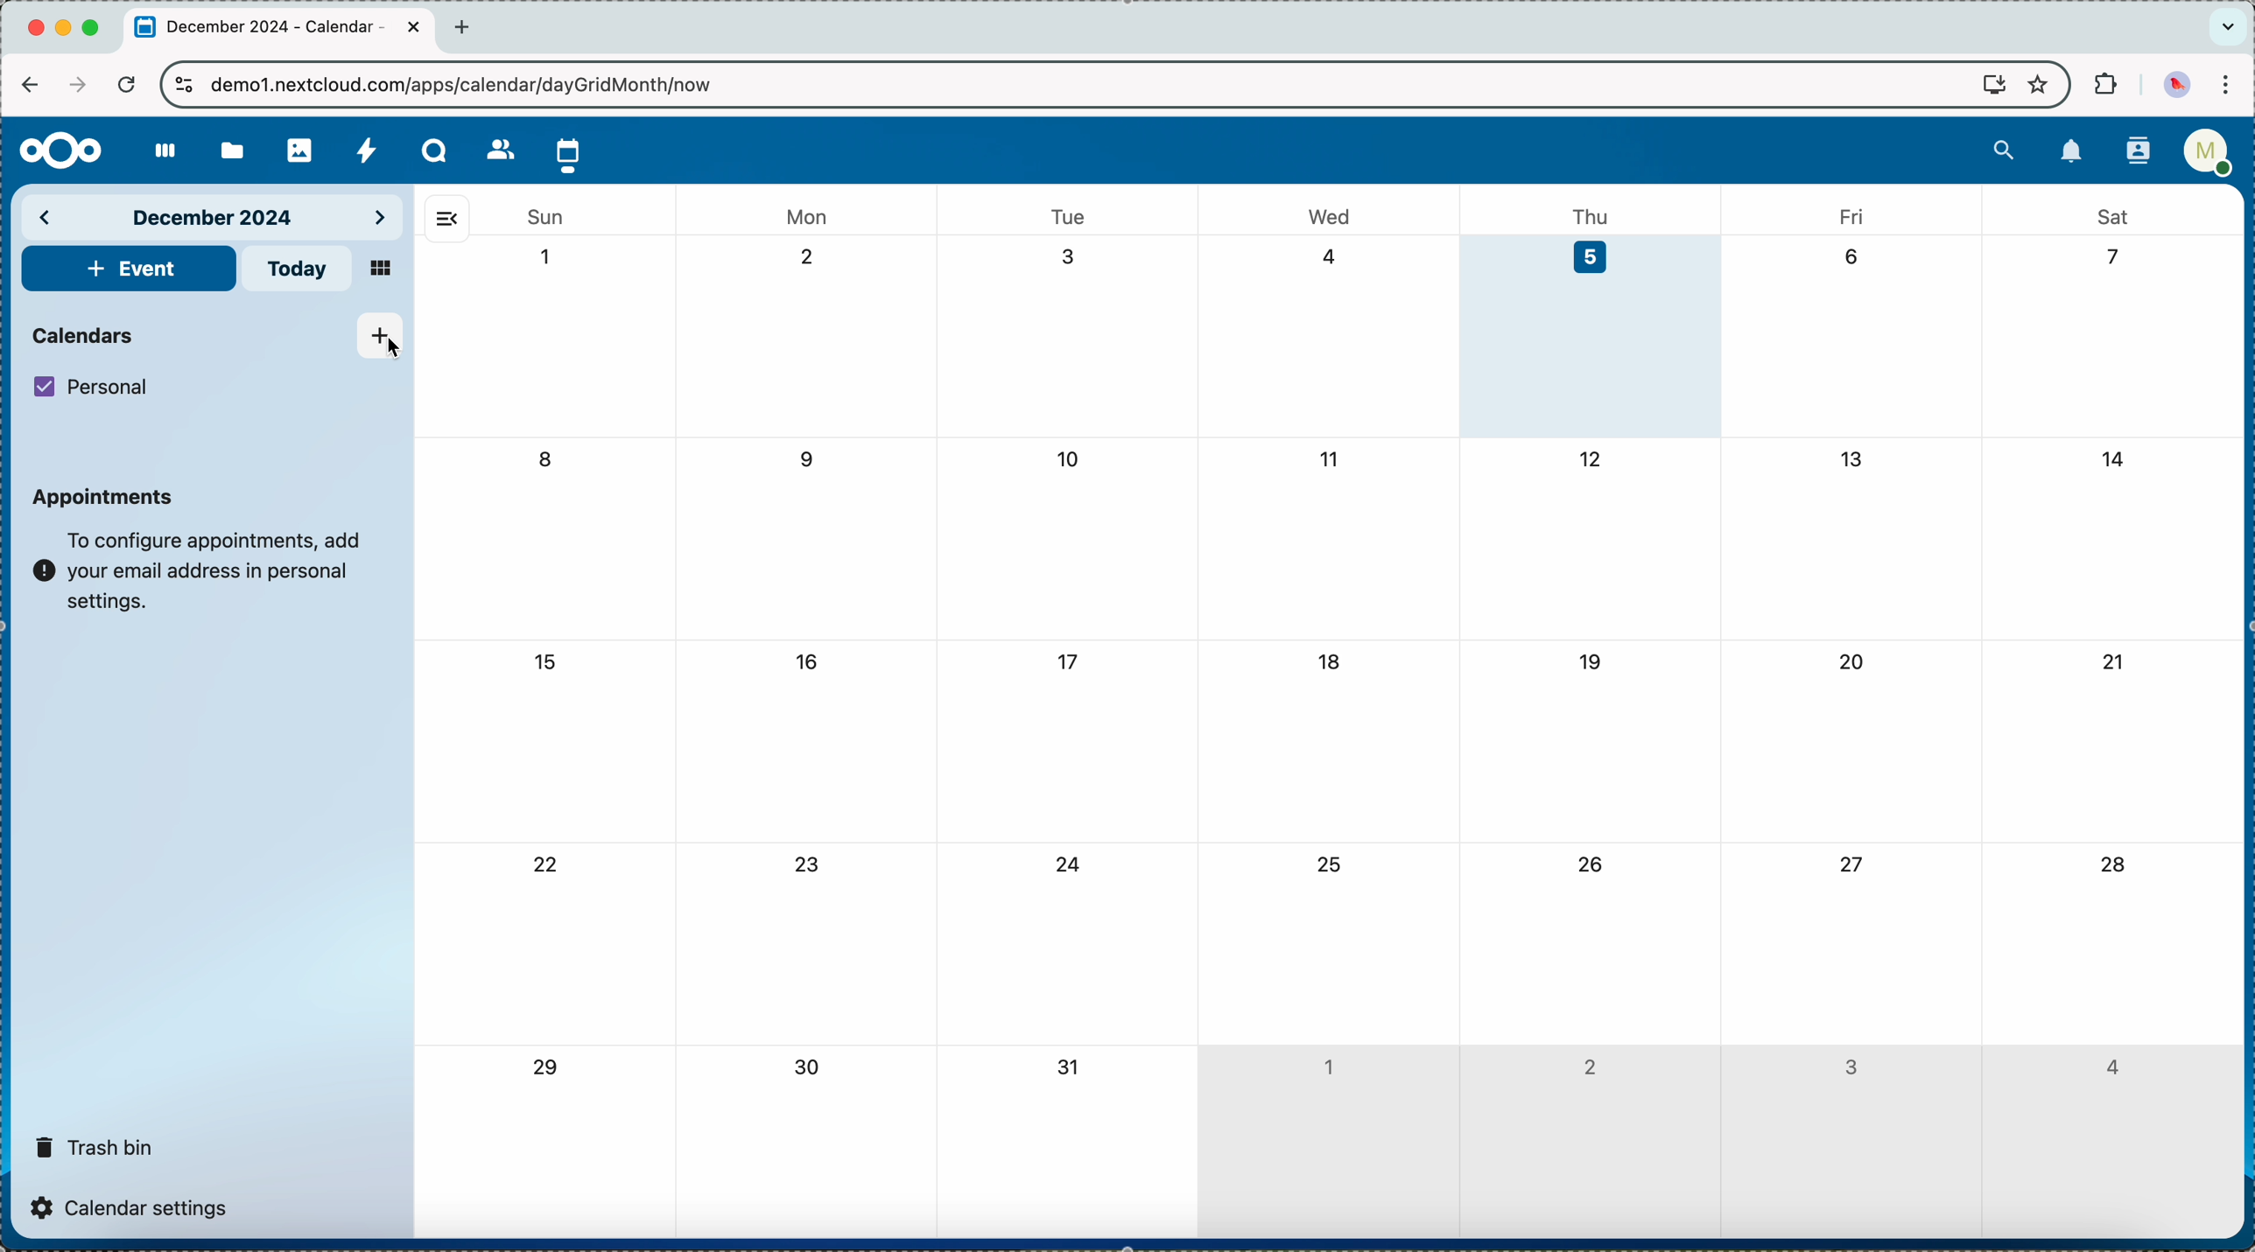  Describe the element at coordinates (67, 30) in the screenshot. I see `minimize` at that location.